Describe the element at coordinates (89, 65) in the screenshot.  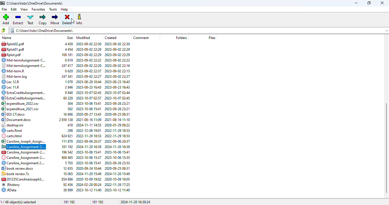
I see `2023-09-02 22:20` at that location.